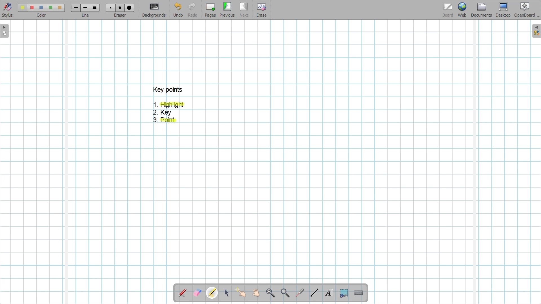 This screenshot has width=541, height=304. What do you see at coordinates (154, 10) in the screenshot?
I see `Change background` at bounding box center [154, 10].